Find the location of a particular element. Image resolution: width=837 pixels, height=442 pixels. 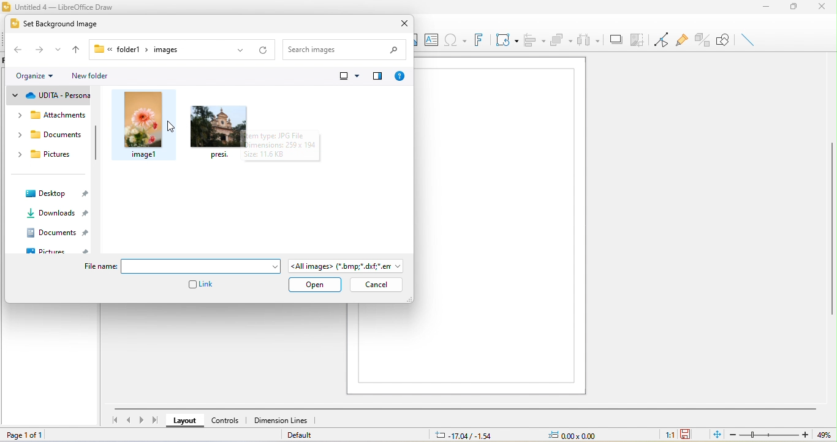

fit to the current page is located at coordinates (715, 435).